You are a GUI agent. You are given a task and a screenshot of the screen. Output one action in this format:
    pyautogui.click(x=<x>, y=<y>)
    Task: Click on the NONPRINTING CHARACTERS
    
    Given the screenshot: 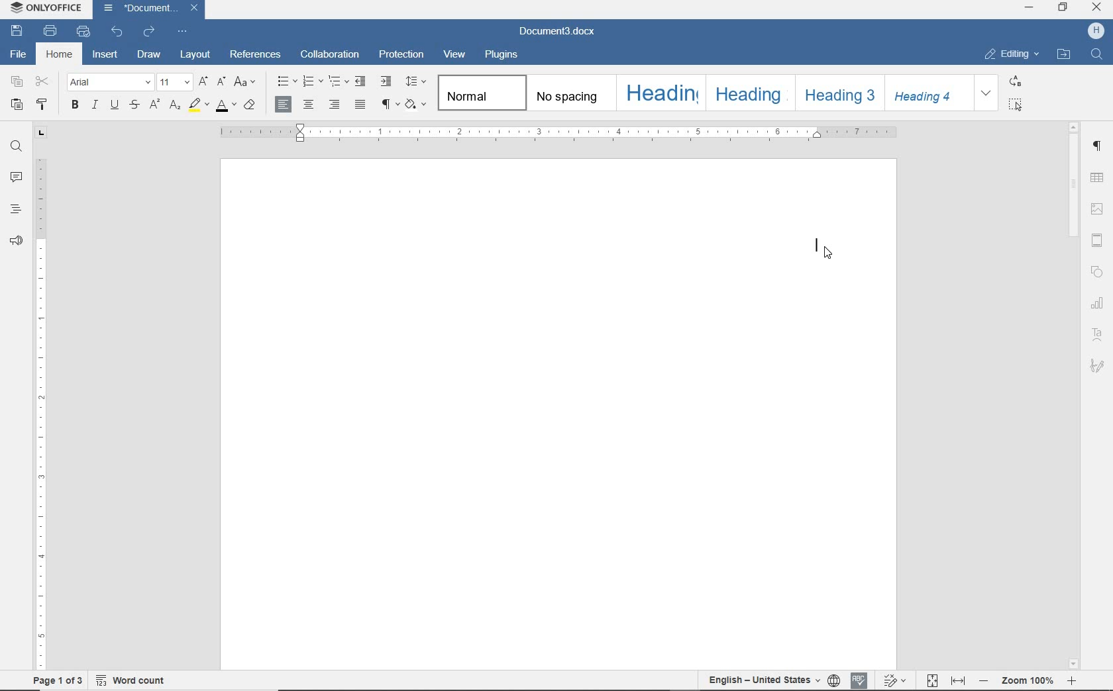 What is the action you would take?
    pyautogui.click(x=388, y=103)
    